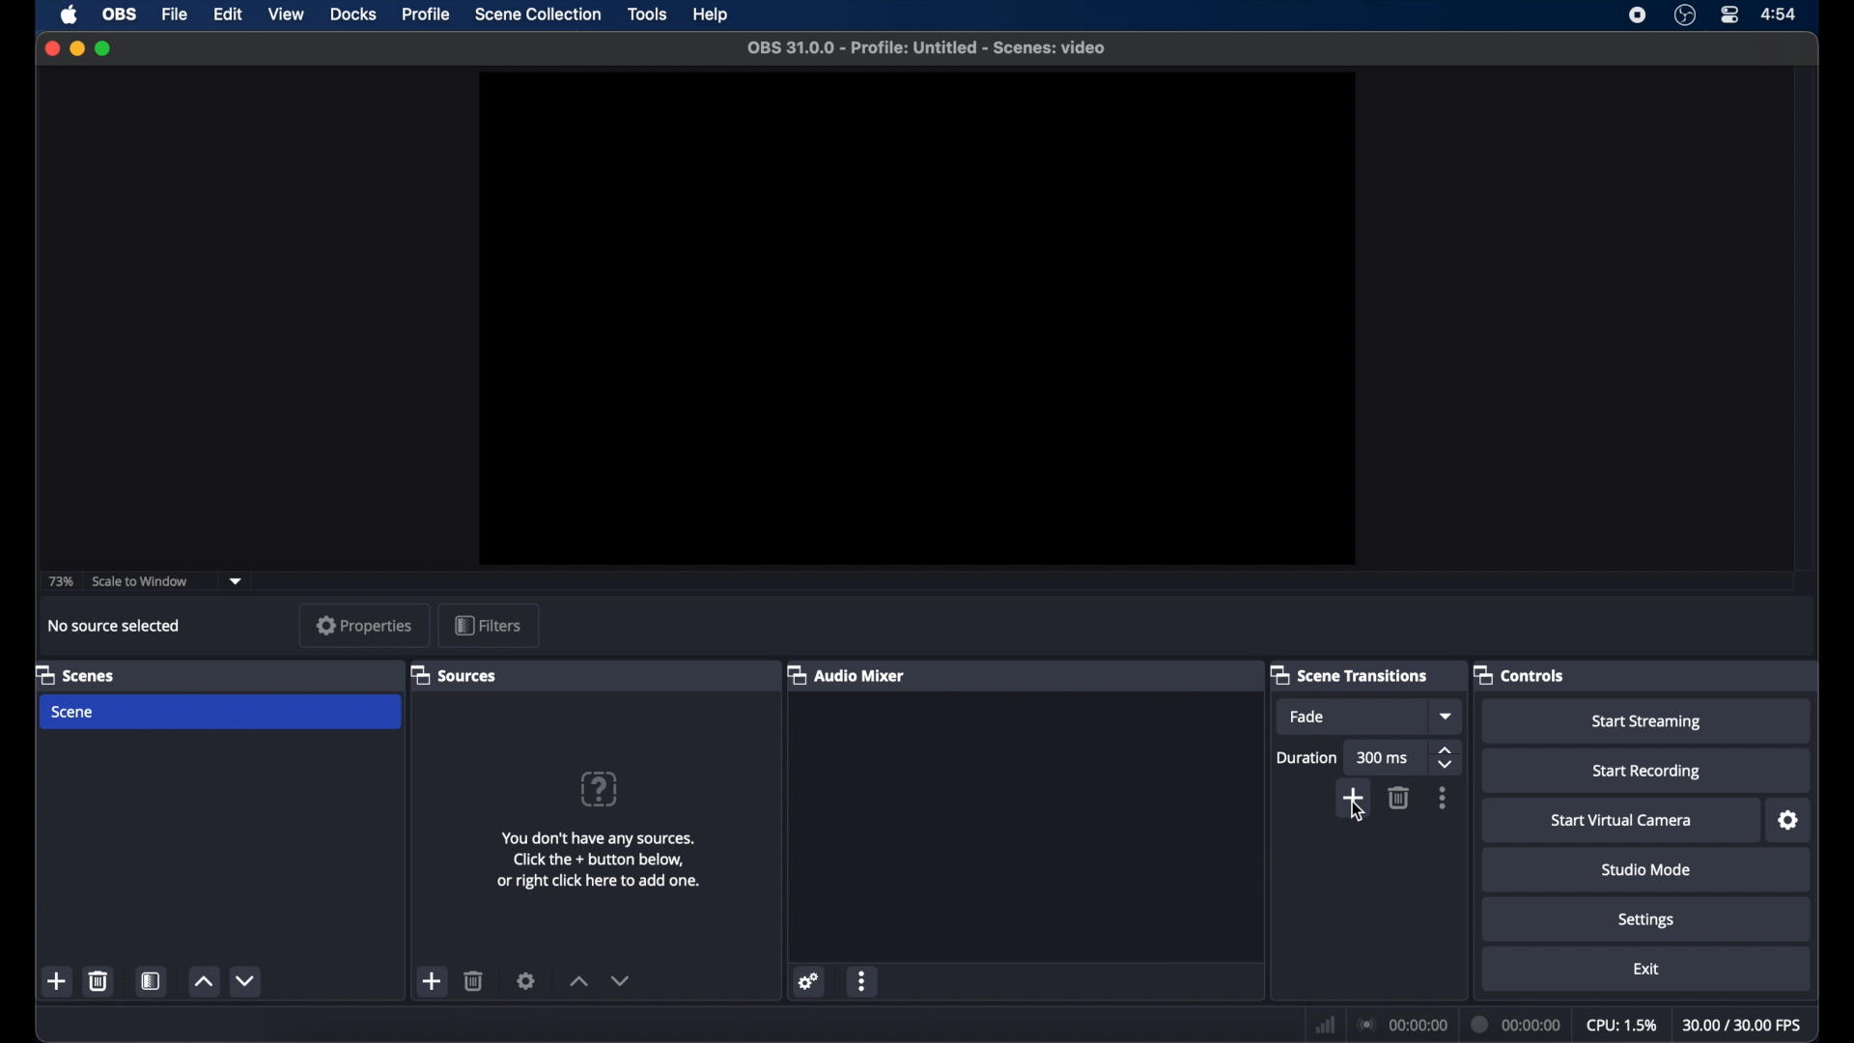  I want to click on edit, so click(230, 14).